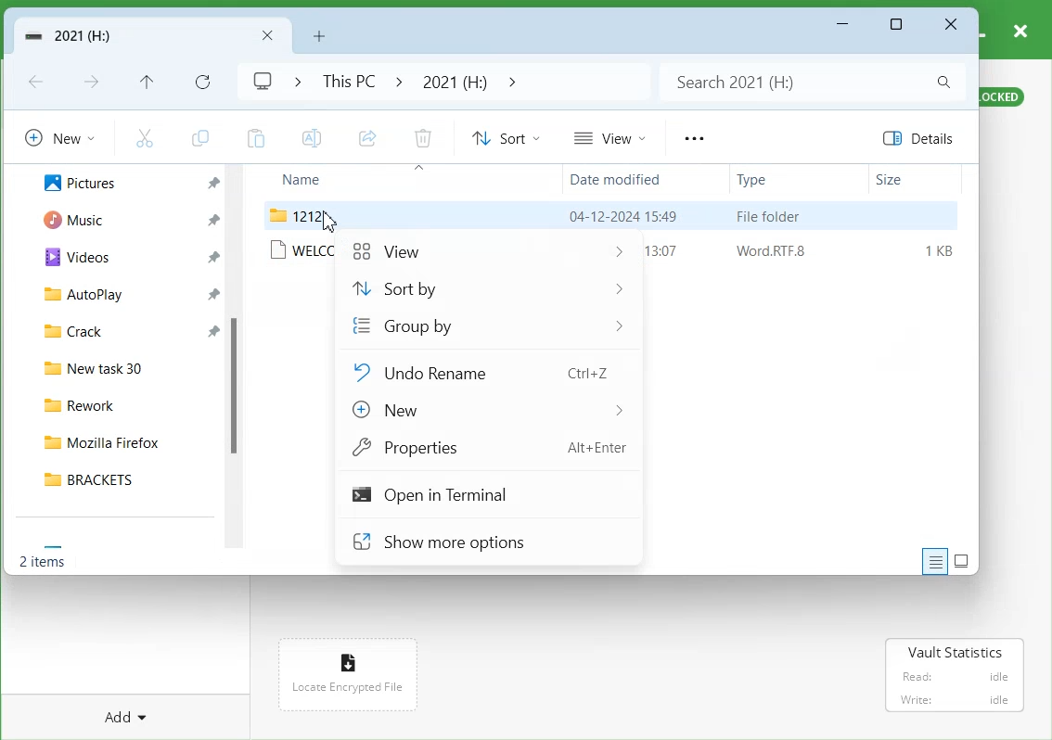 The image size is (1052, 740). What do you see at coordinates (125, 478) in the screenshot?
I see `BRACKETS` at bounding box center [125, 478].